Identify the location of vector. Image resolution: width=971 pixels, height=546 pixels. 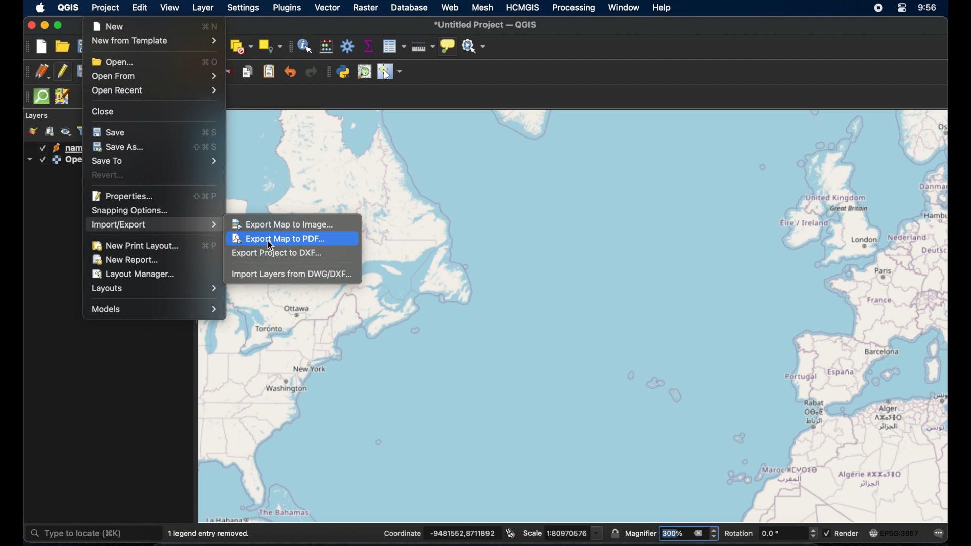
(327, 8).